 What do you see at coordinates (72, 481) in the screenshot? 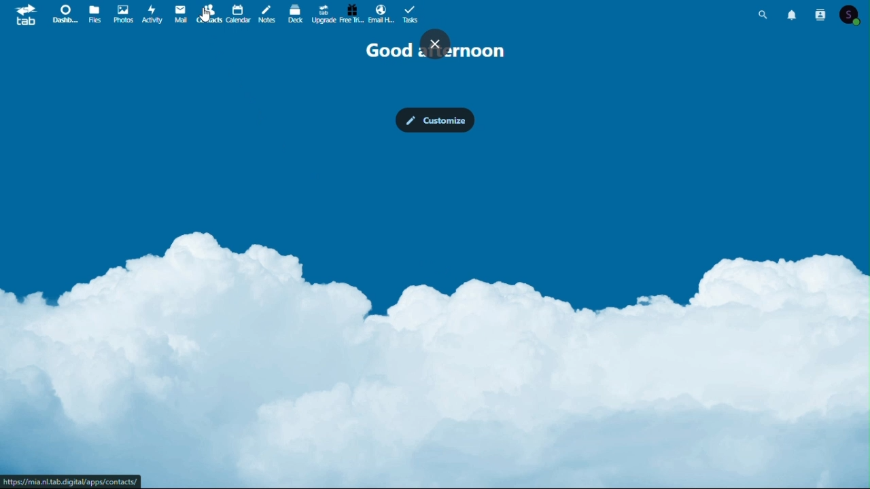
I see `URL` at bounding box center [72, 481].